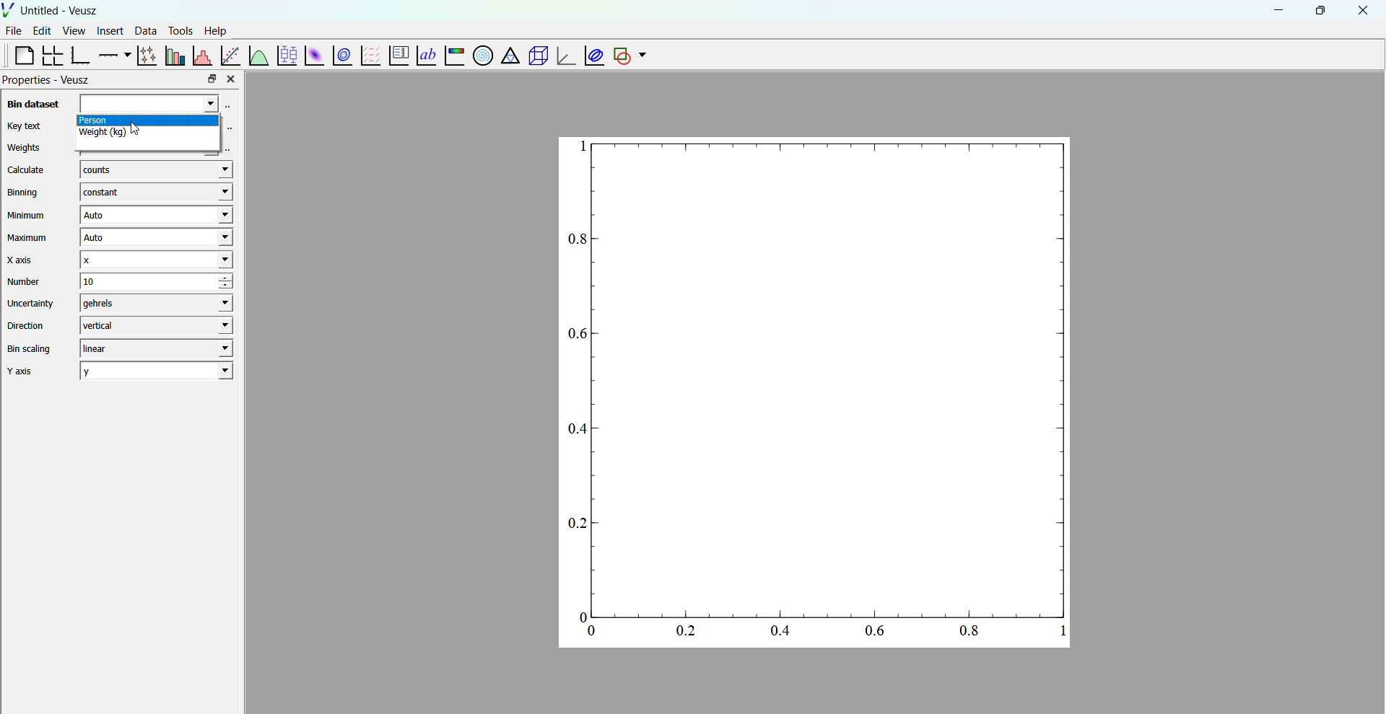 The width and height of the screenshot is (1386, 714). I want to click on maximize, so click(1319, 9).